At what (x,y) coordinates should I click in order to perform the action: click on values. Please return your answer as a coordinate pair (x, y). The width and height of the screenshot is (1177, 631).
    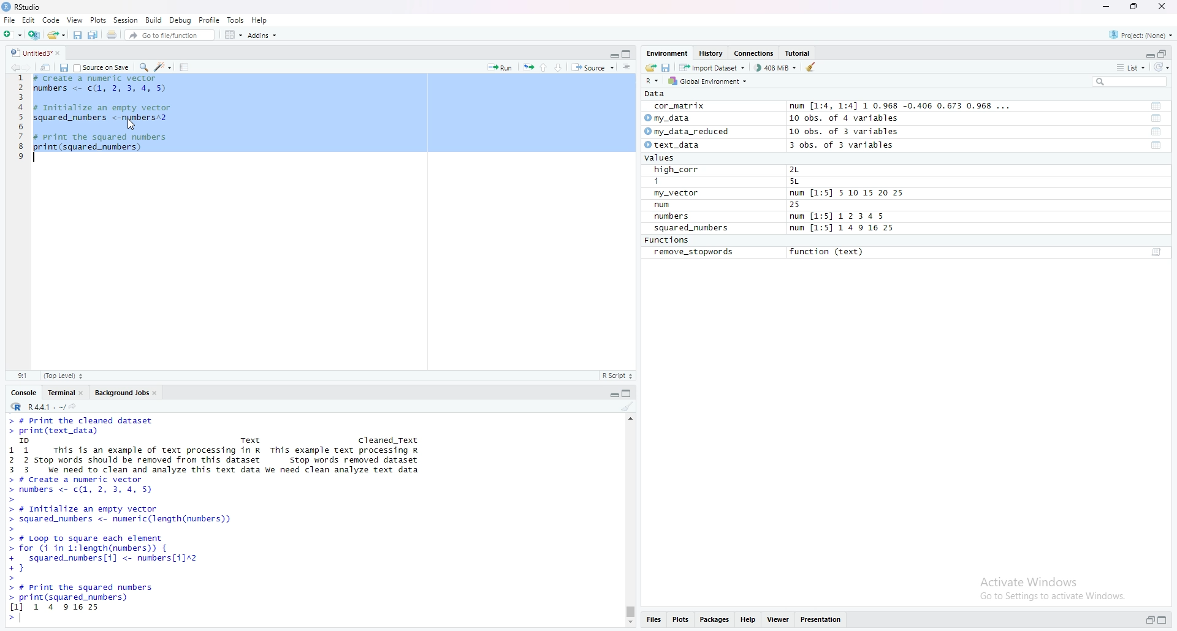
    Looking at the image, I should click on (663, 159).